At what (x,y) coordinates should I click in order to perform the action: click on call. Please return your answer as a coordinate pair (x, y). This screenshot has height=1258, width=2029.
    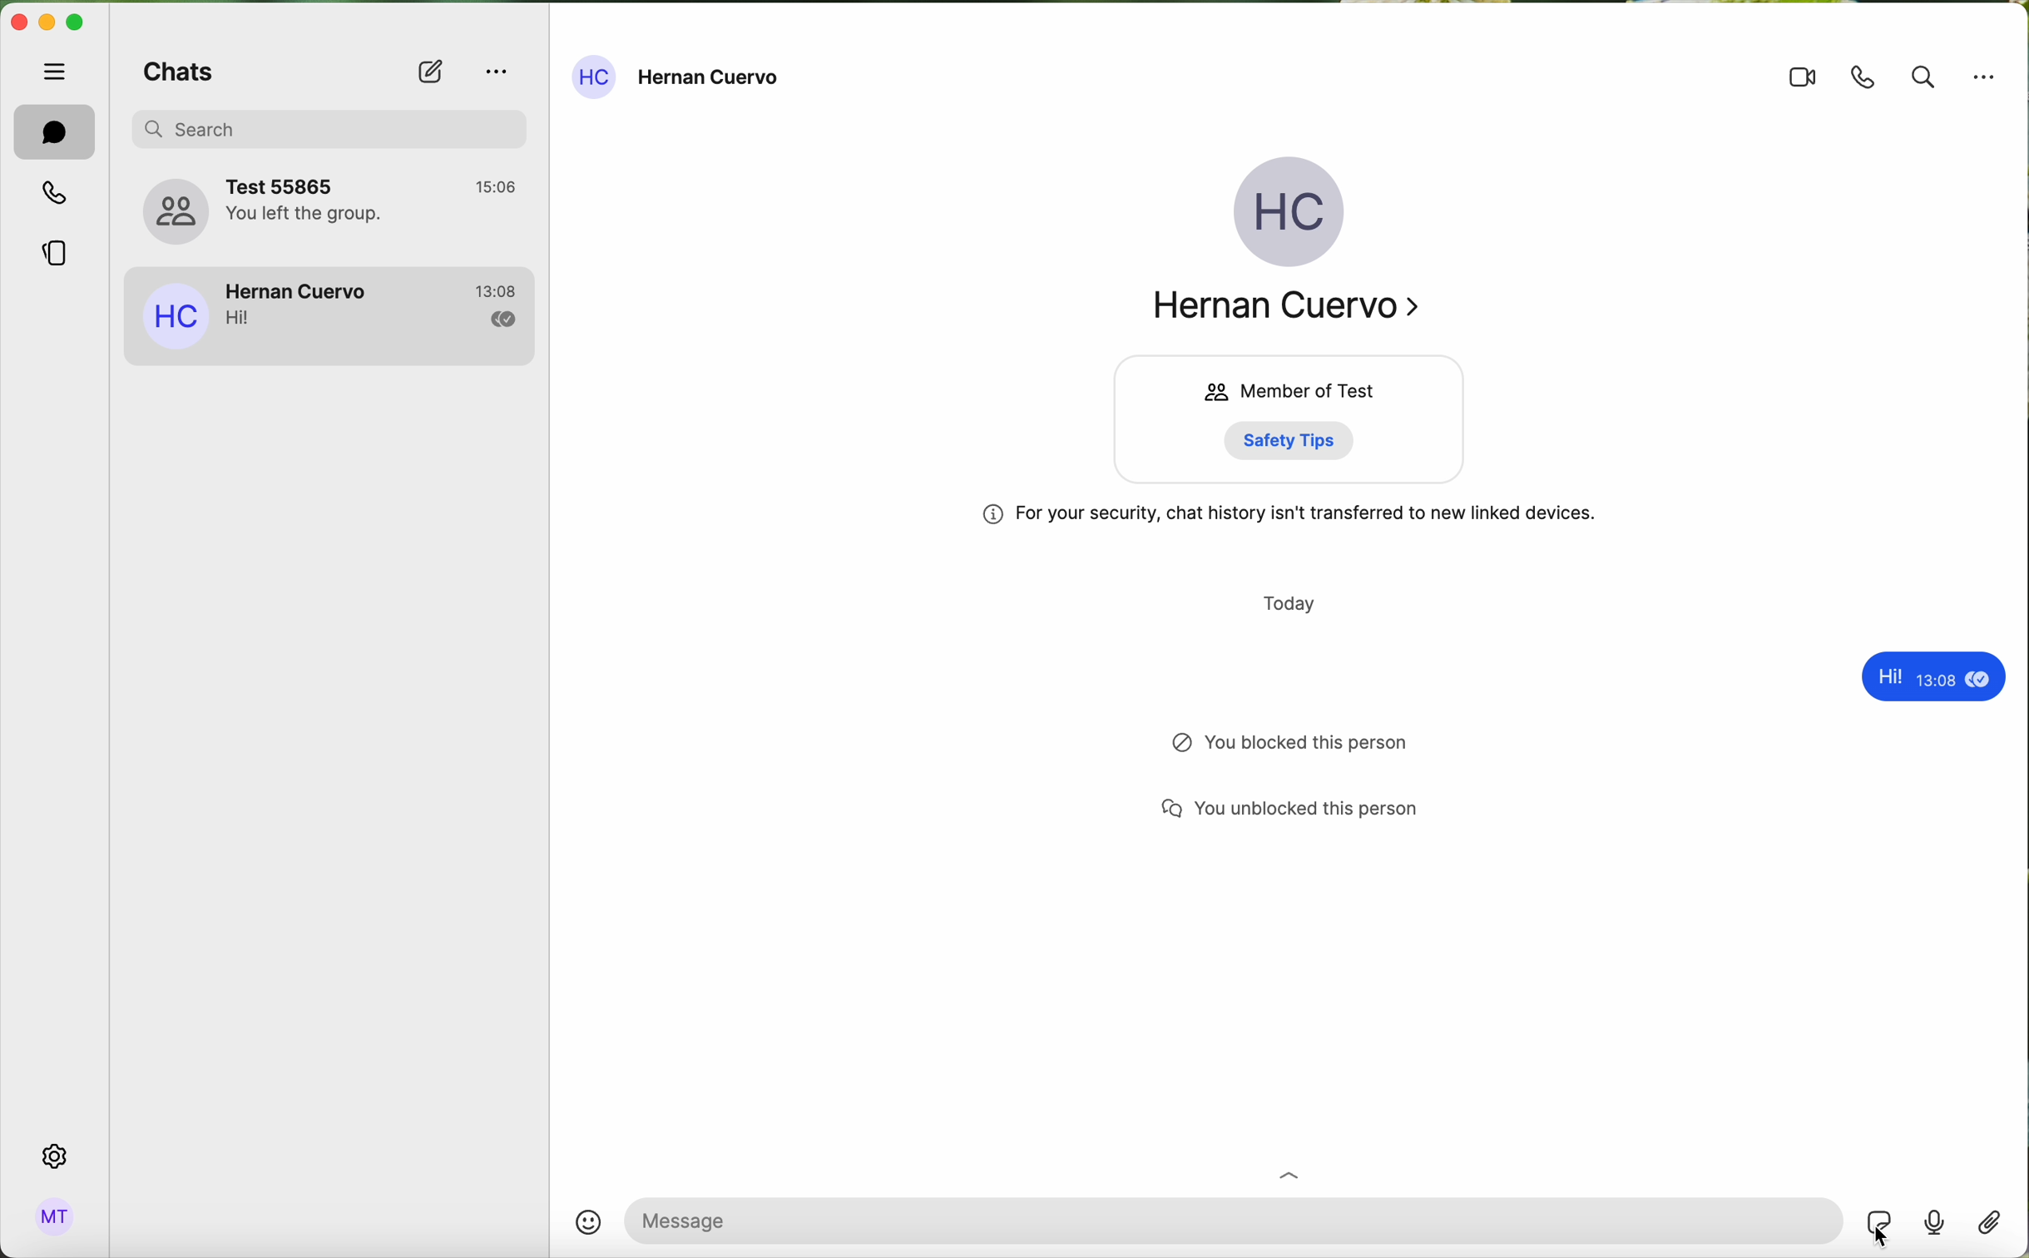
    Looking at the image, I should click on (1865, 77).